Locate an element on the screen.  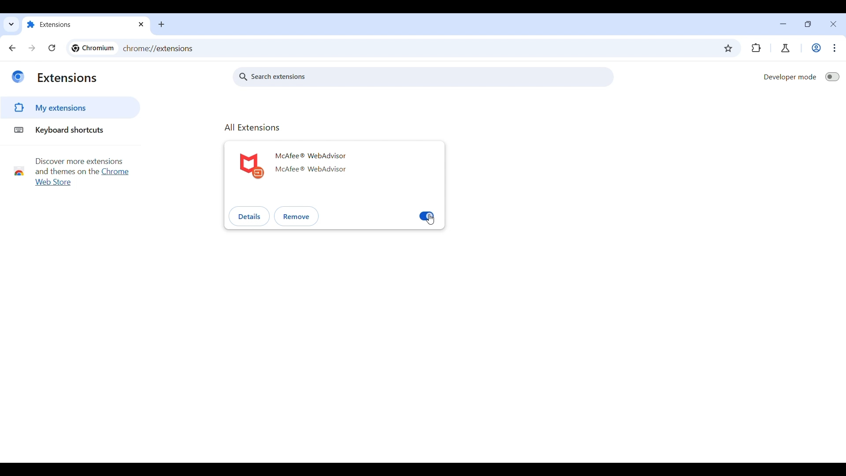
Close interface is located at coordinates (833, 24).